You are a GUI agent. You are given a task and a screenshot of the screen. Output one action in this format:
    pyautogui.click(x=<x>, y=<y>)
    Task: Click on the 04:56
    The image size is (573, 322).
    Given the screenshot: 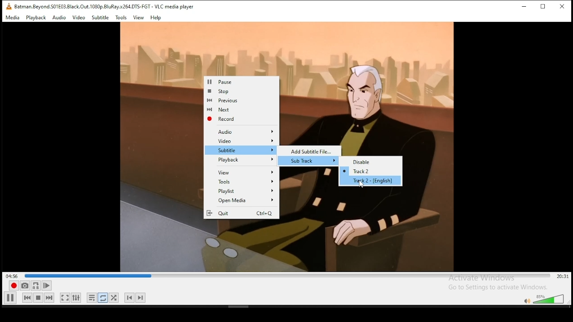 What is the action you would take?
    pyautogui.click(x=11, y=275)
    